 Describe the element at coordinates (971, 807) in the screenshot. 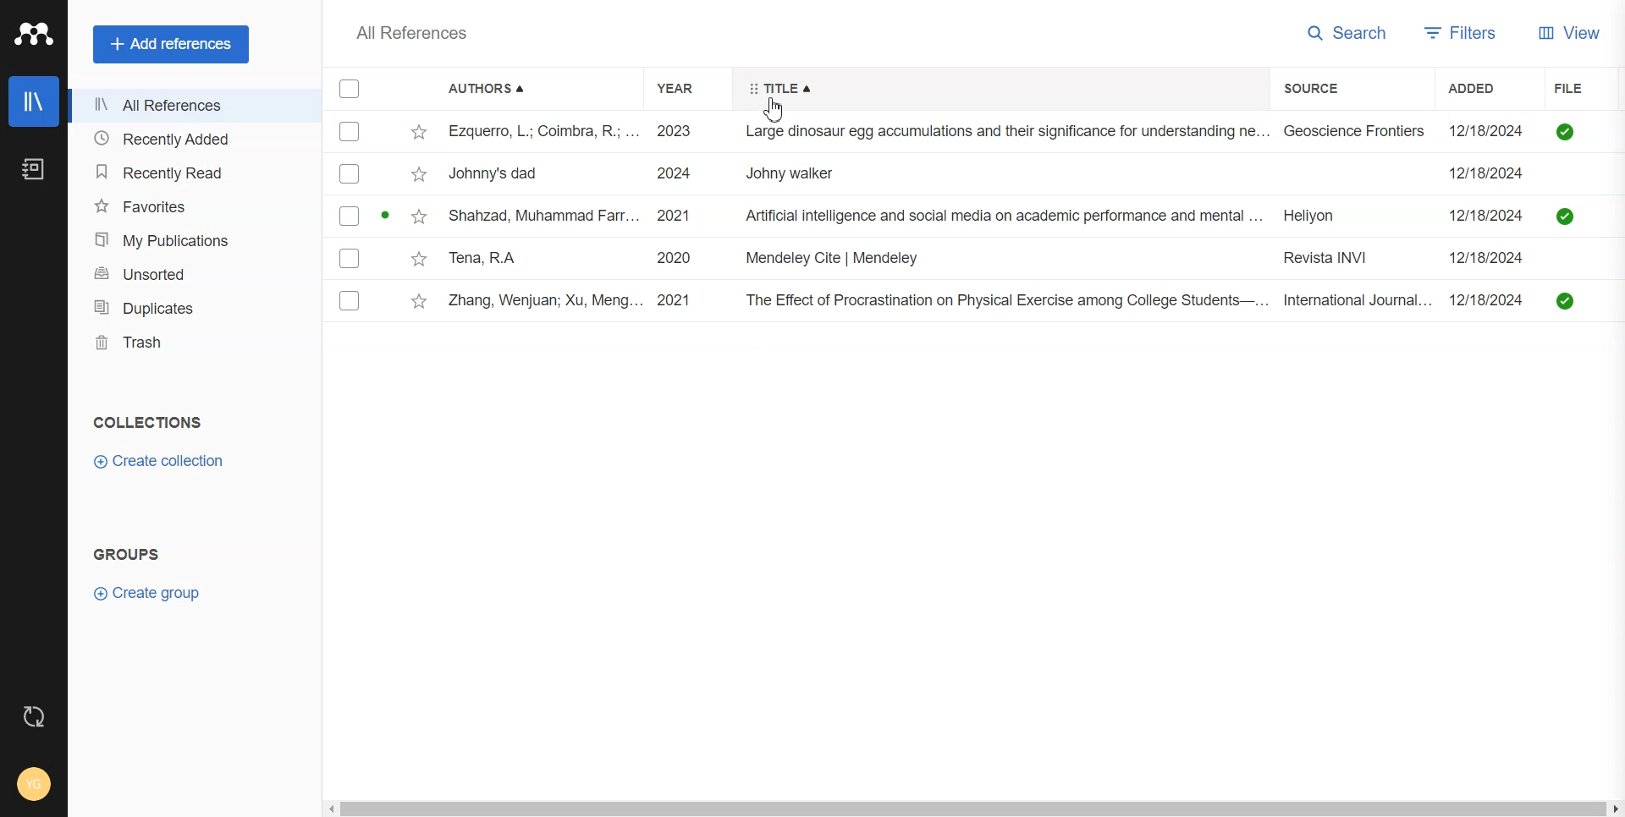

I see `Horizontal scroll bar` at that location.